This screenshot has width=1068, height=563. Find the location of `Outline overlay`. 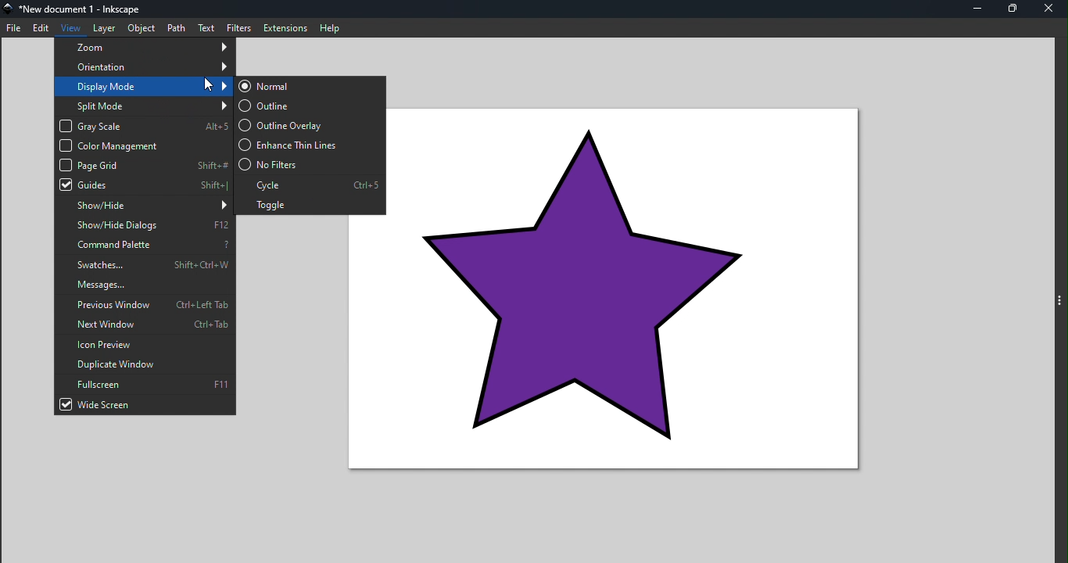

Outline overlay is located at coordinates (306, 126).